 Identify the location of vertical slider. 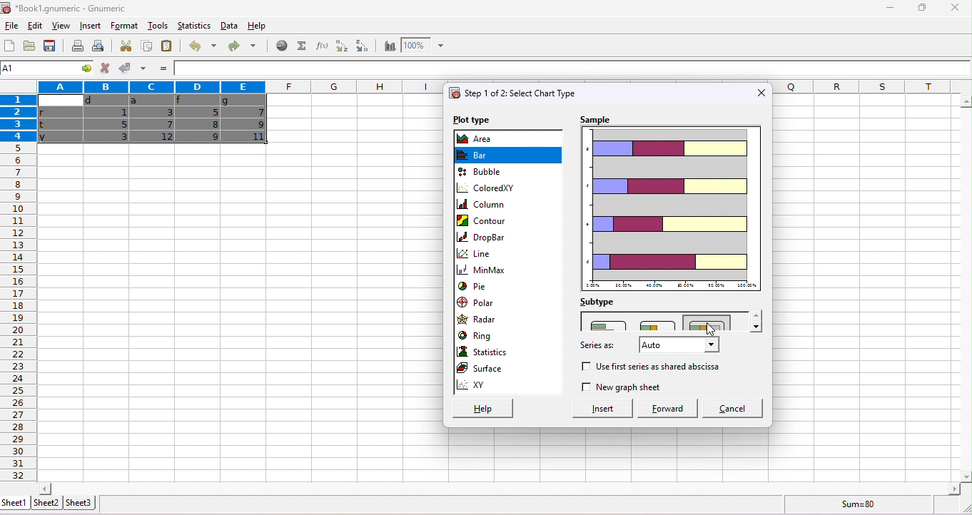
(966, 287).